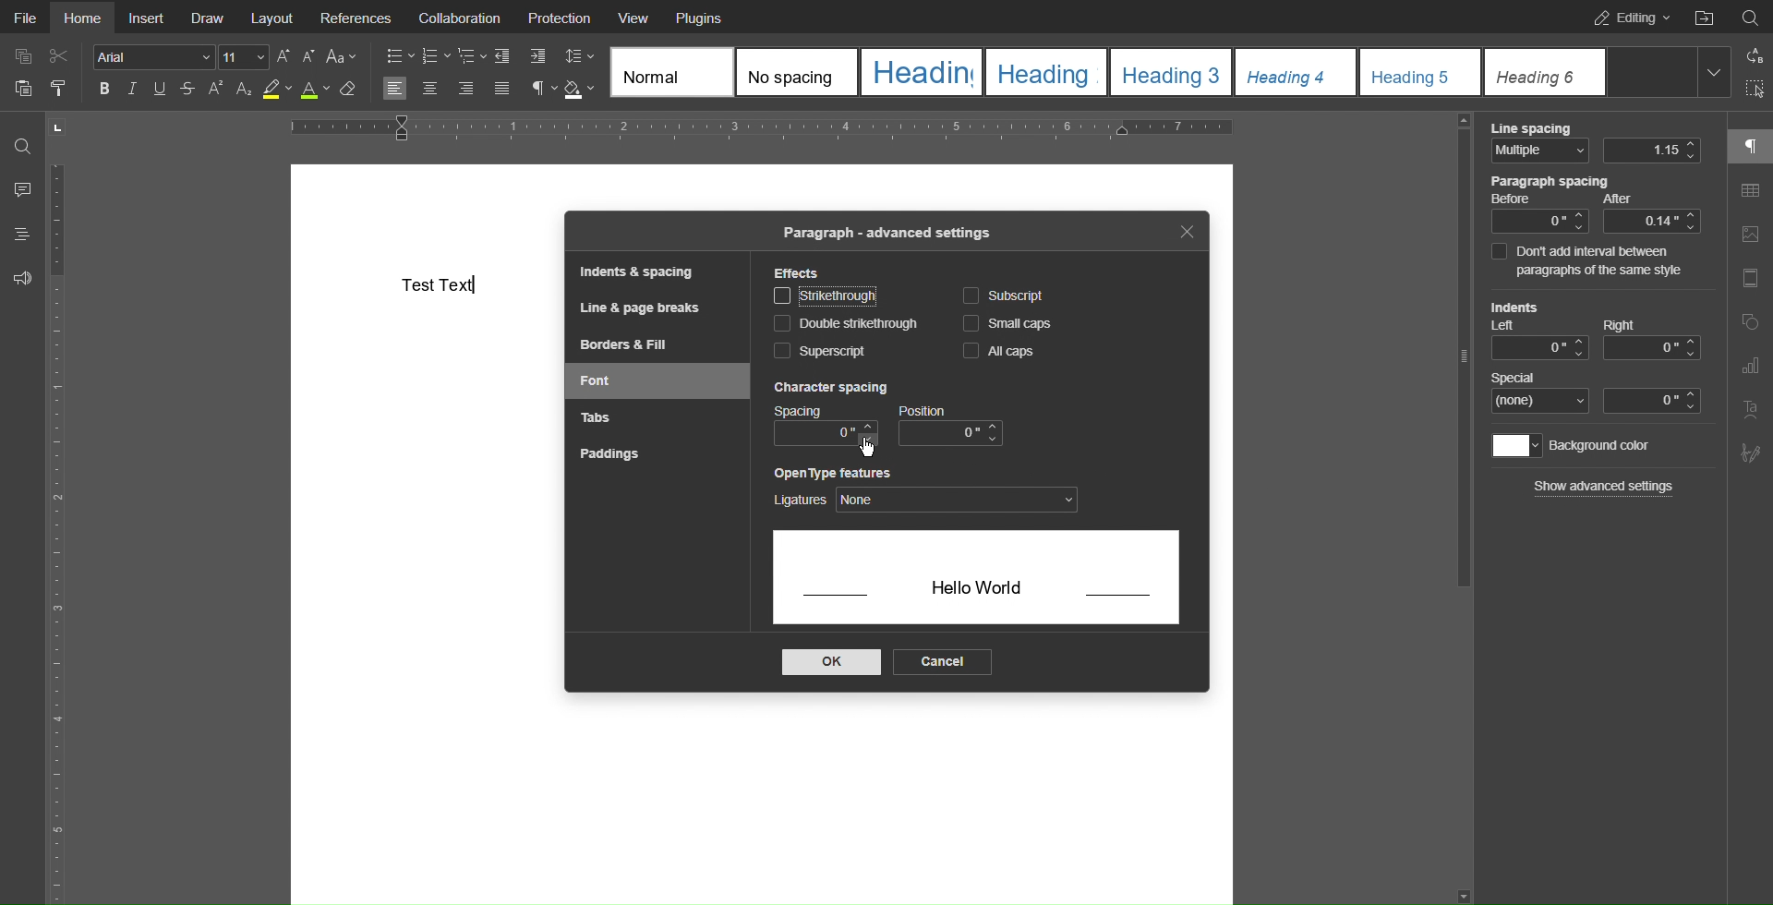  Describe the element at coordinates (594, 415) in the screenshot. I see `Tabs` at that location.